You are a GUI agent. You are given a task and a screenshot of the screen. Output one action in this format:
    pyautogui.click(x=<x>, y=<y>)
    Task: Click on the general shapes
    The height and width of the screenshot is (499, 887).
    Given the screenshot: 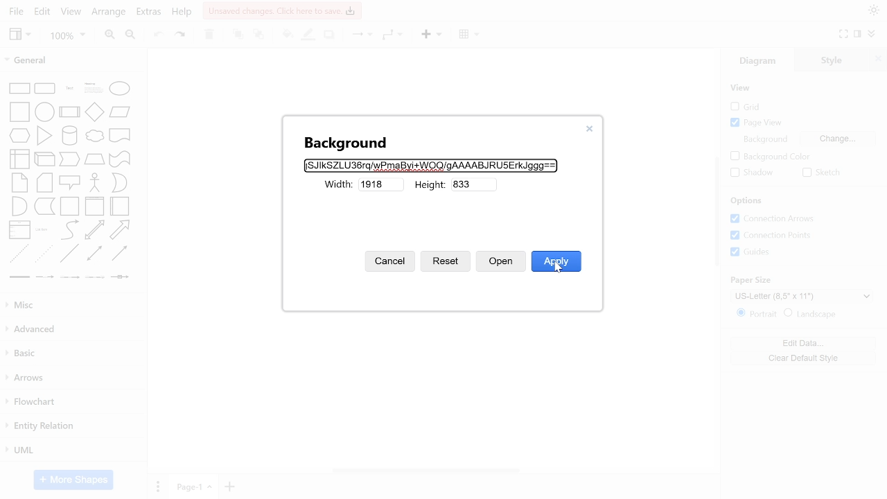 What is the action you would take?
    pyautogui.click(x=44, y=277)
    